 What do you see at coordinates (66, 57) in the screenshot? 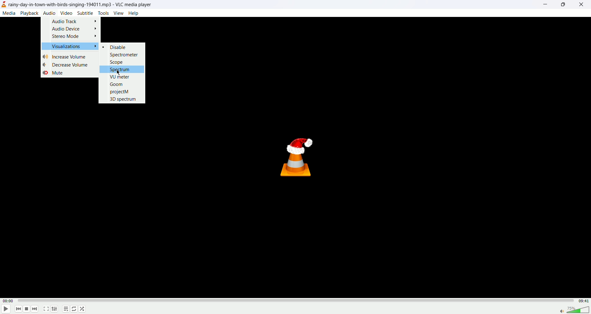
I see `increase volume` at bounding box center [66, 57].